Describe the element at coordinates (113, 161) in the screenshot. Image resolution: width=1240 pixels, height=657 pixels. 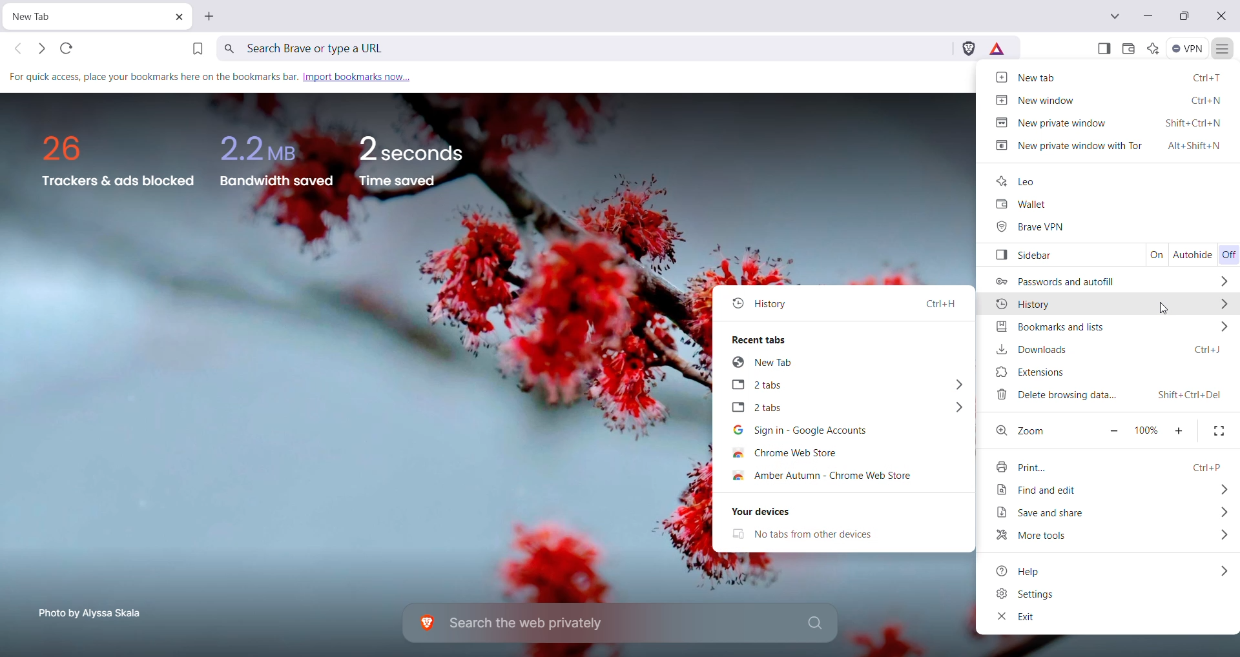
I see `26 Trackers & ads blocked` at that location.